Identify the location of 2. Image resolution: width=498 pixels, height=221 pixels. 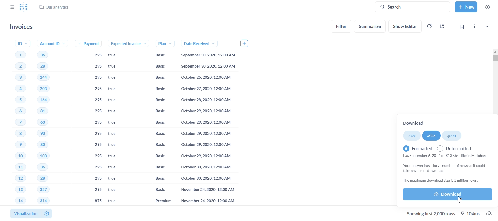
(17, 67).